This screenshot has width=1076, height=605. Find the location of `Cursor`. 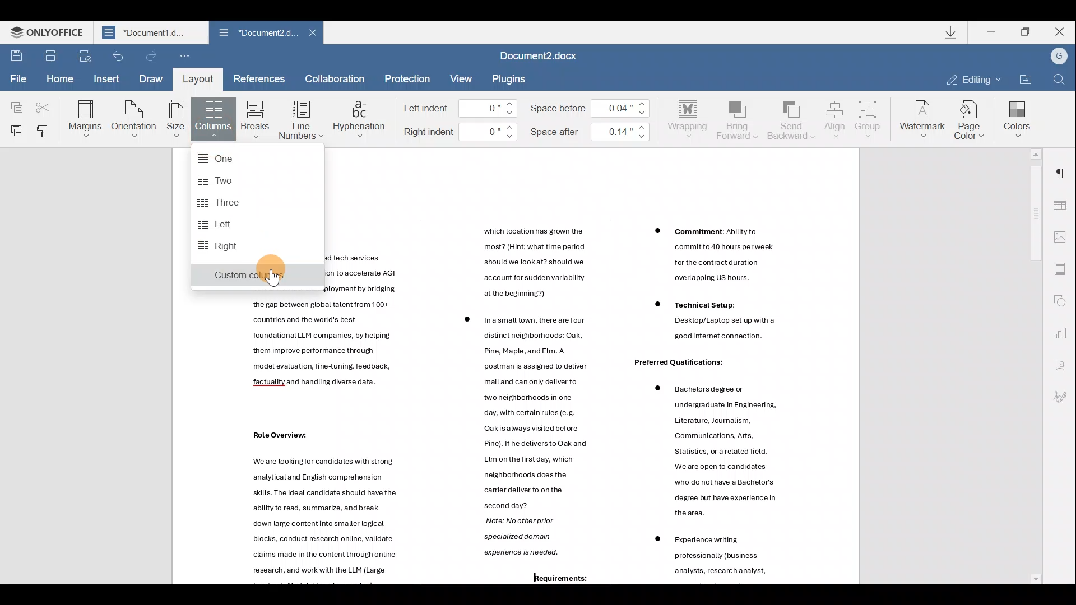

Cursor is located at coordinates (275, 277).